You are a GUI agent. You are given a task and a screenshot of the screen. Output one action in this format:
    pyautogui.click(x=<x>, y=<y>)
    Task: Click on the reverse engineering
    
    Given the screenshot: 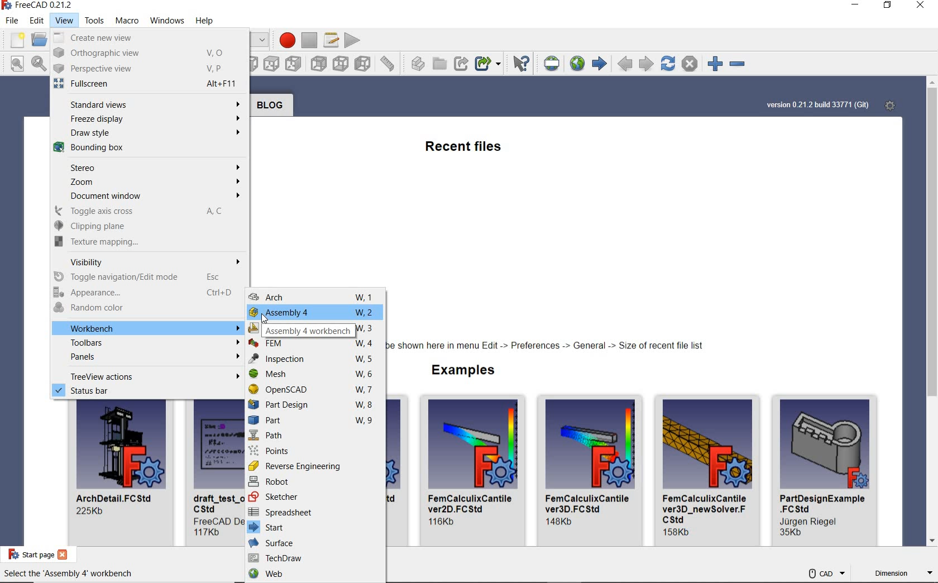 What is the action you would take?
    pyautogui.click(x=314, y=467)
    